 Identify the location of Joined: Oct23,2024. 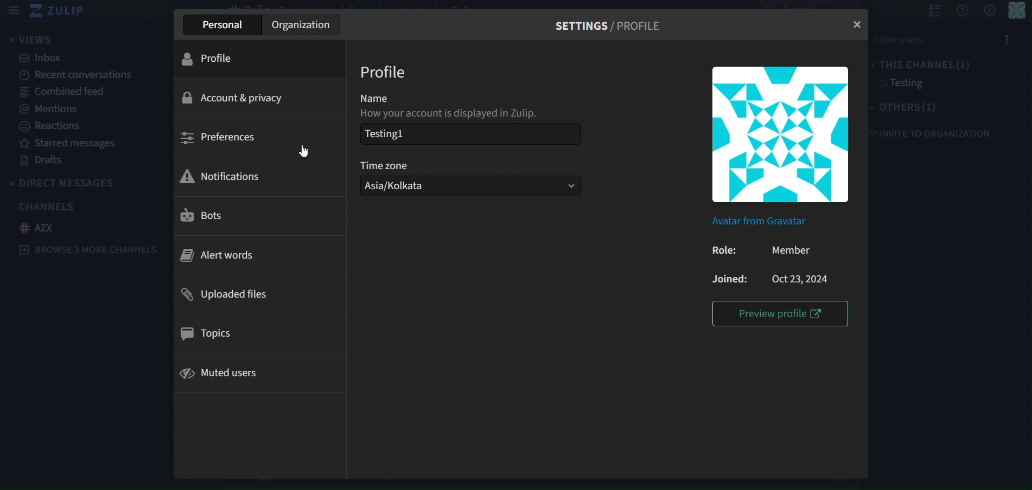
(768, 280).